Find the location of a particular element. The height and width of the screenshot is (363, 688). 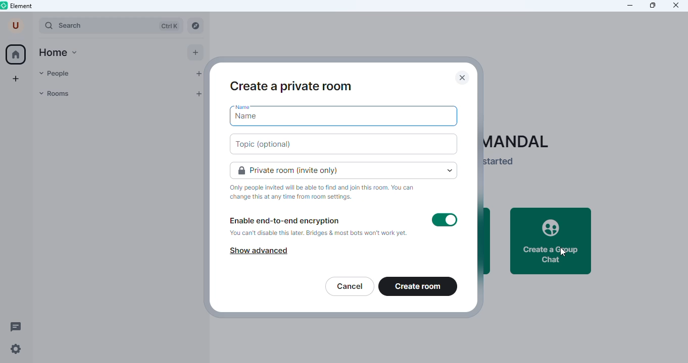

cancel is located at coordinates (350, 287).